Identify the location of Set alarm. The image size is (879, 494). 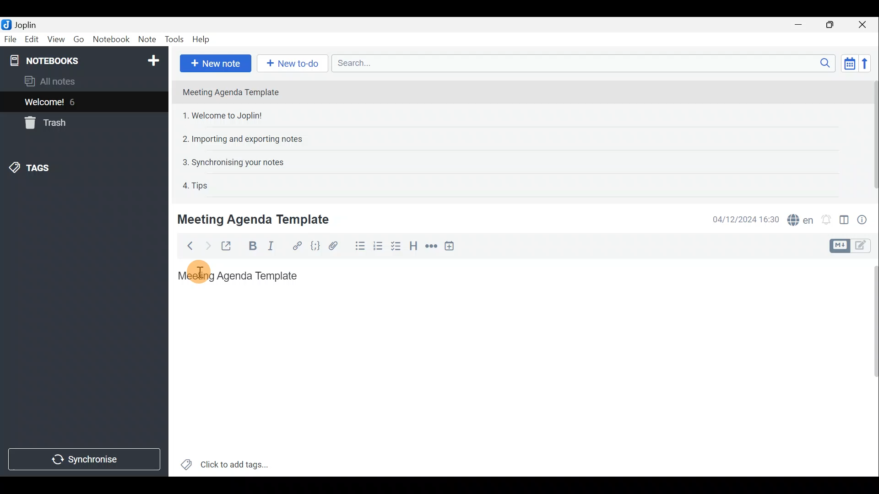
(827, 220).